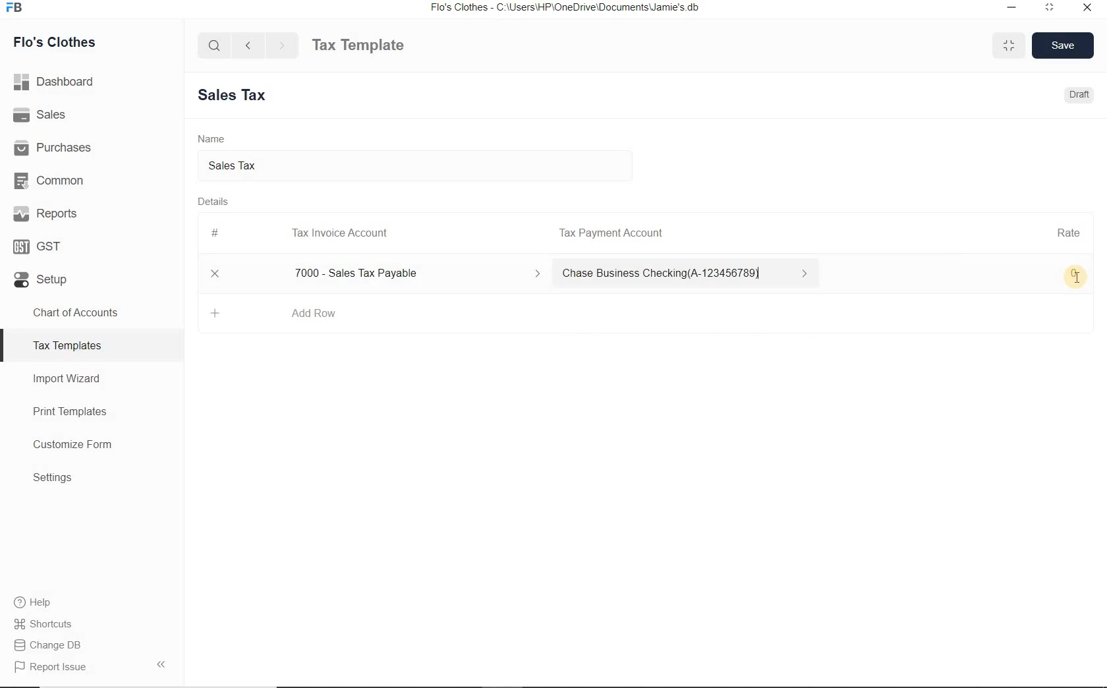  I want to click on Shortcuts, so click(92, 624).